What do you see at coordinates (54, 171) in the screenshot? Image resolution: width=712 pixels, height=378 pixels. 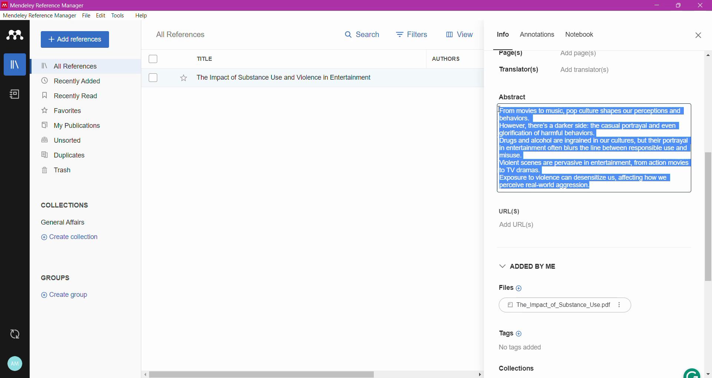 I see `Trash` at bounding box center [54, 171].